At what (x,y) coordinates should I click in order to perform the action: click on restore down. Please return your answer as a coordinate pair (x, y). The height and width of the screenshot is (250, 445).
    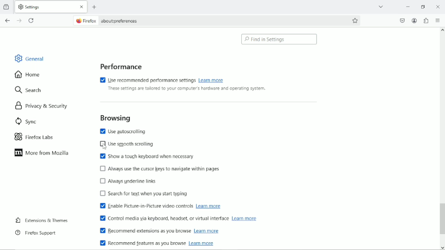
    Looking at the image, I should click on (424, 6).